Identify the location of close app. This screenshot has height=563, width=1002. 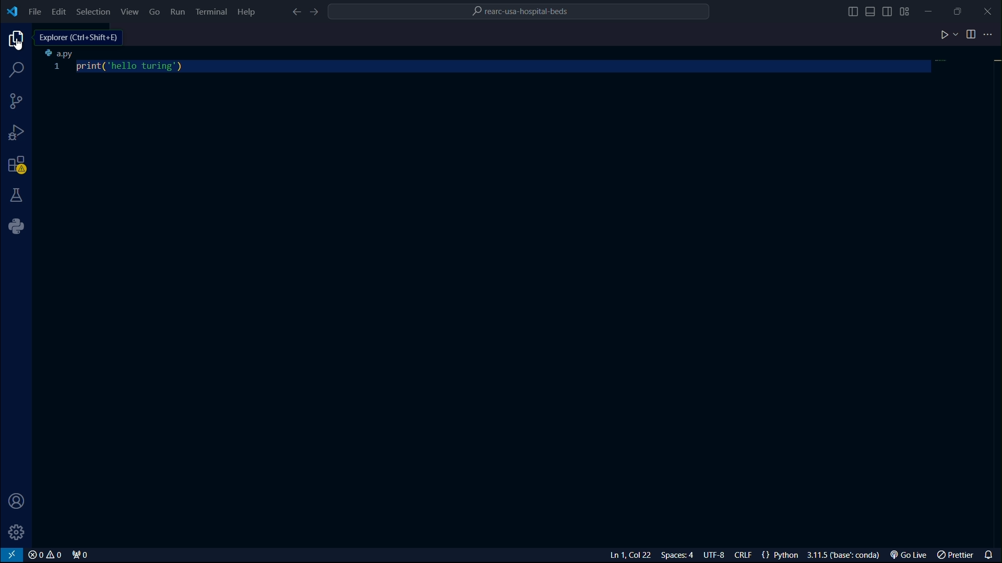
(989, 10).